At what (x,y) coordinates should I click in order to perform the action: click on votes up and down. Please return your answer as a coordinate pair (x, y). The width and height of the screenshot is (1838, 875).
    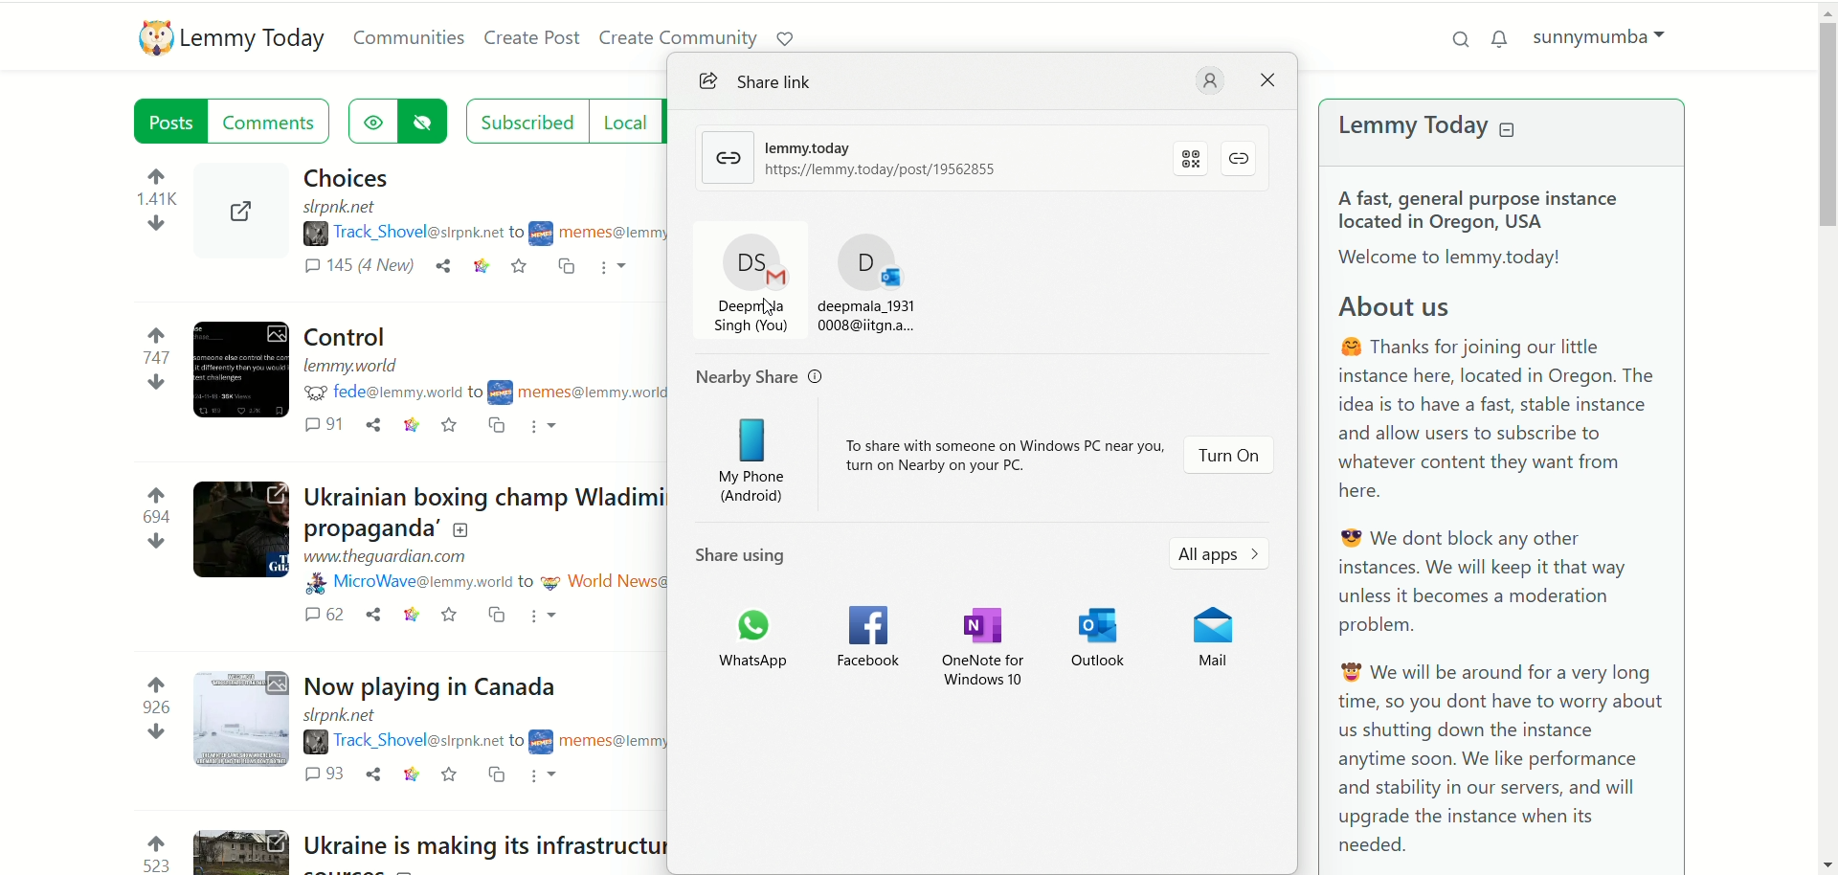
    Looking at the image, I should click on (157, 202).